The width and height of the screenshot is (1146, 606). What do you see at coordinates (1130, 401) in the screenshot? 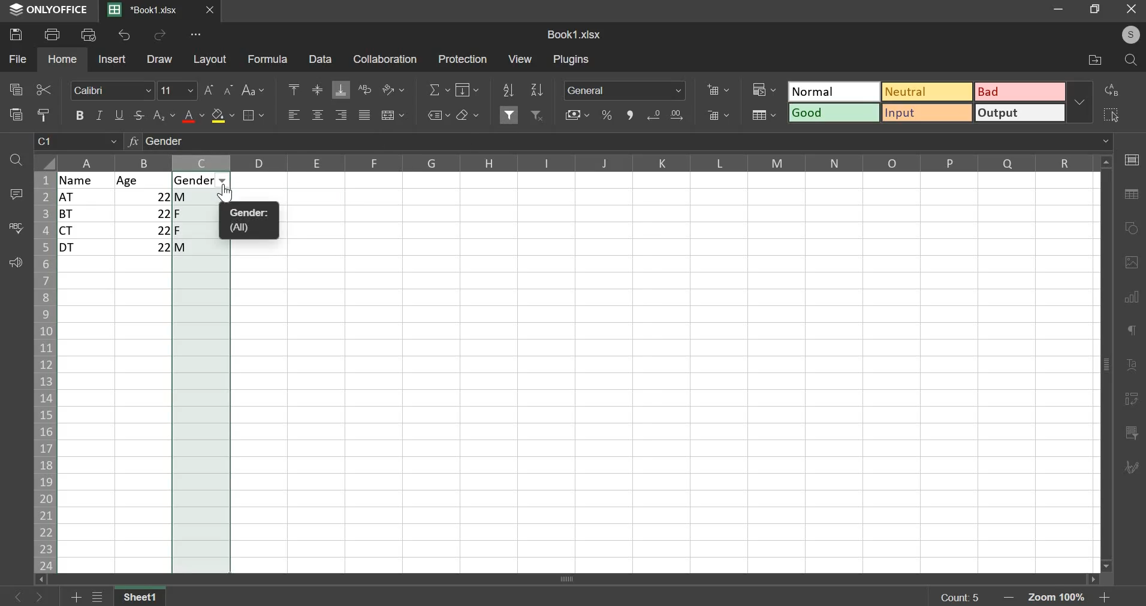
I see `pivot table` at bounding box center [1130, 401].